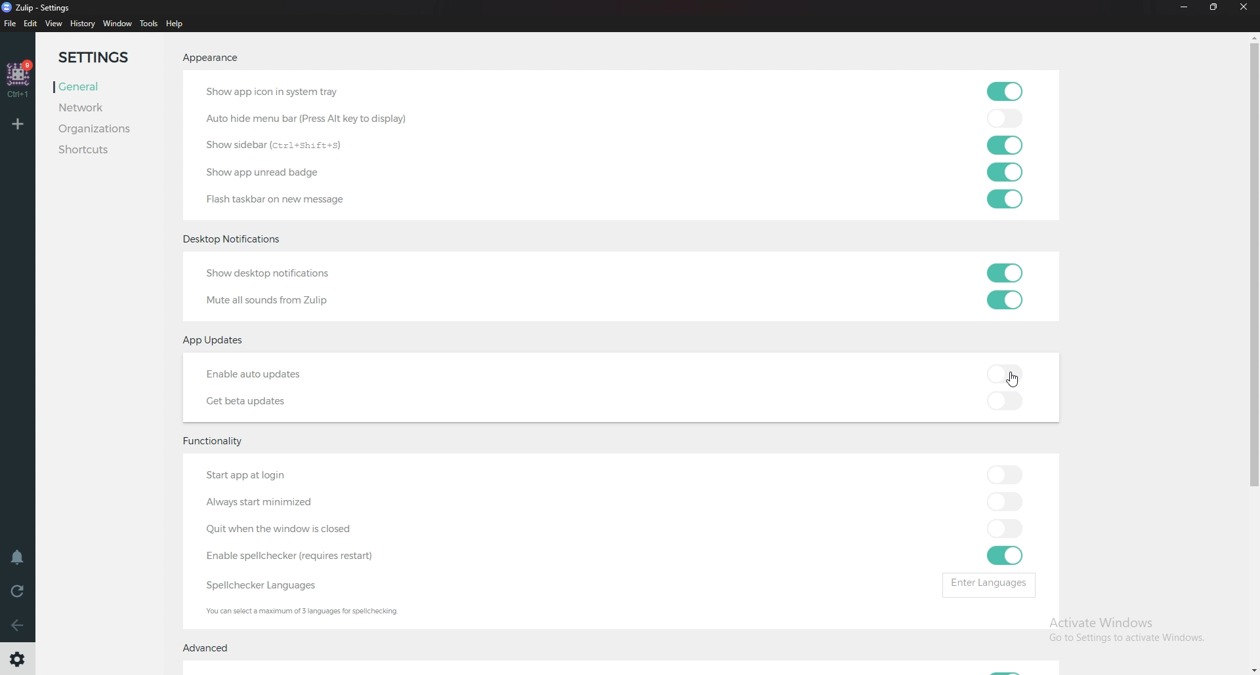 The width and height of the screenshot is (1260, 675). I want to click on Start app at login, so click(281, 475).